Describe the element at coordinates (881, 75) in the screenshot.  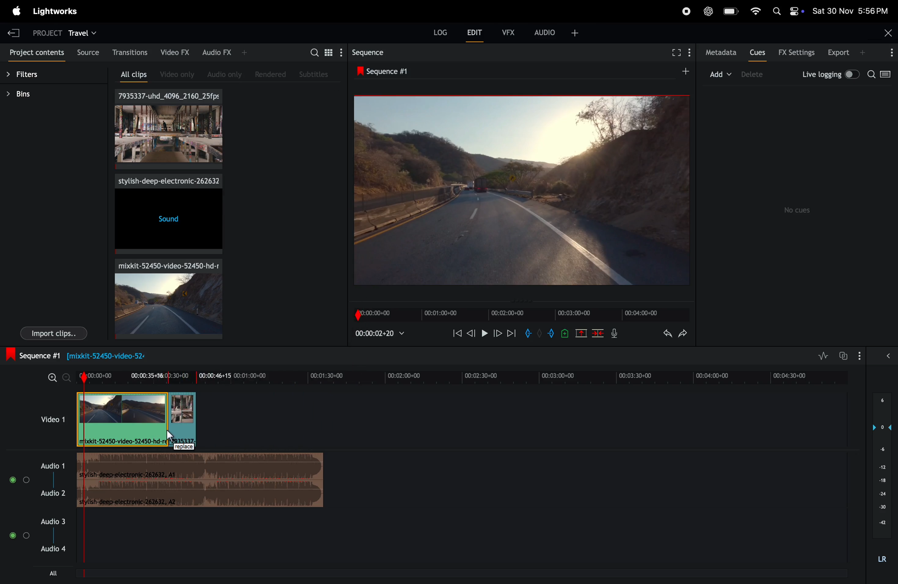
I see `search` at that location.